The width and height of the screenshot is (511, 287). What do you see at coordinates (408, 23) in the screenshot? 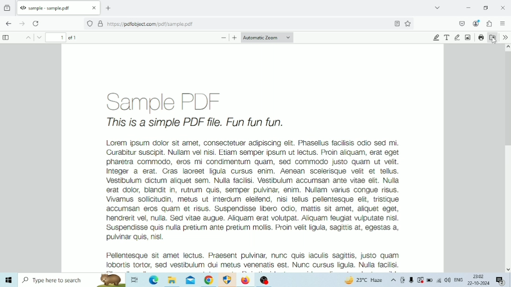
I see `Favorites` at bounding box center [408, 23].